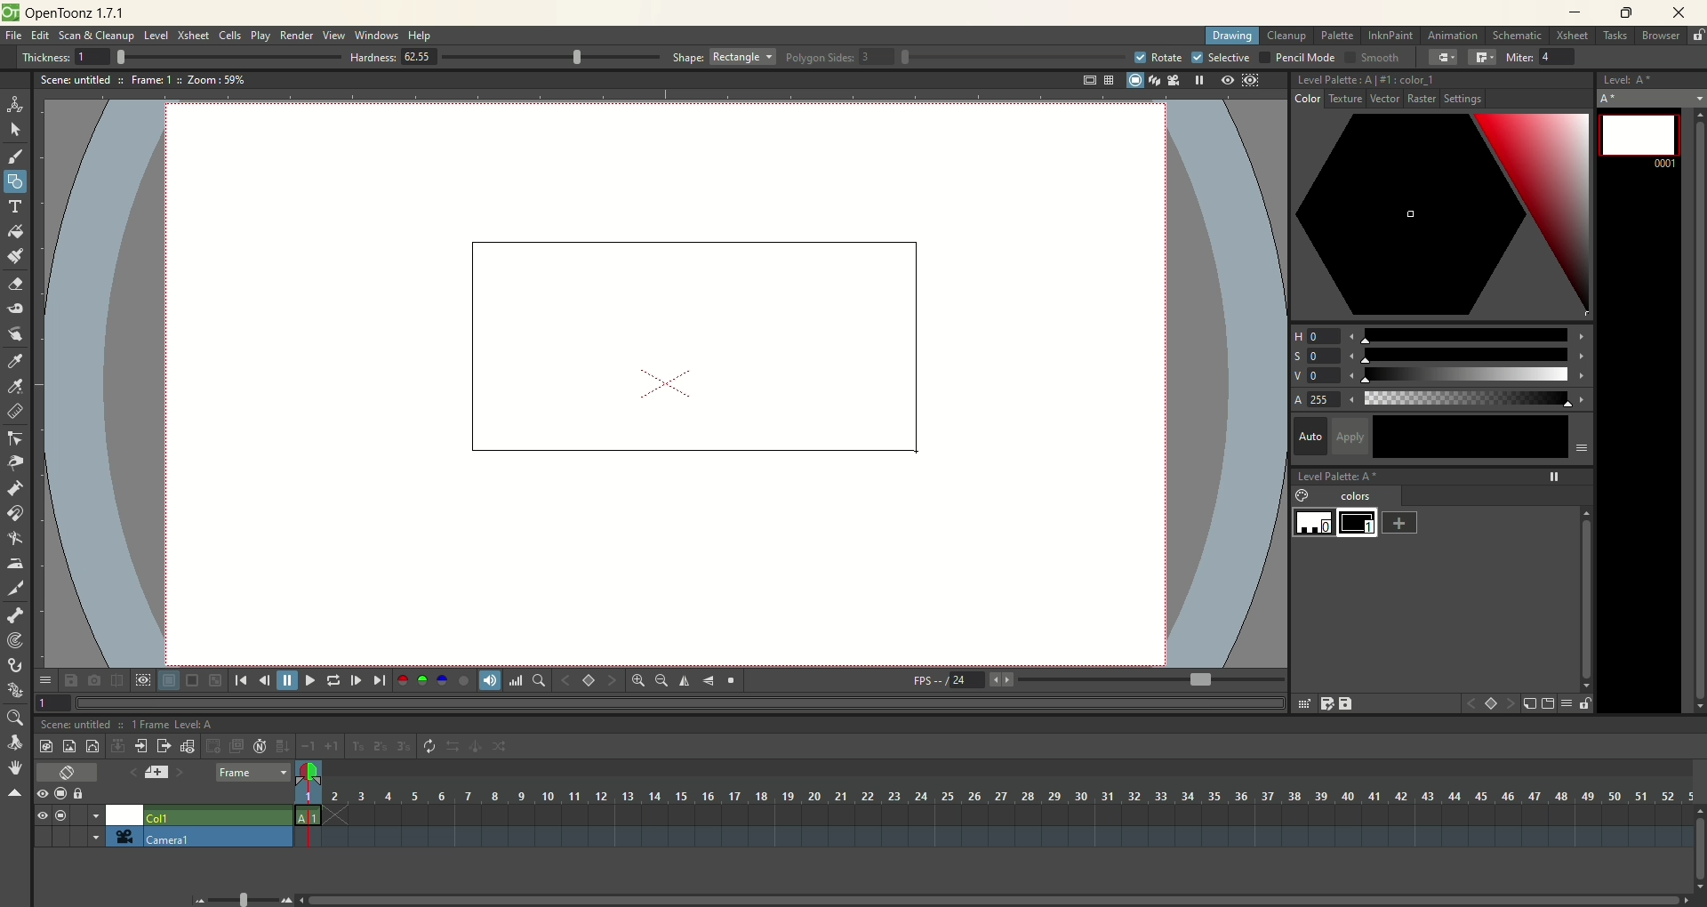 The width and height of the screenshot is (1707, 907). What do you see at coordinates (1131, 82) in the screenshot?
I see `camera stand view` at bounding box center [1131, 82].